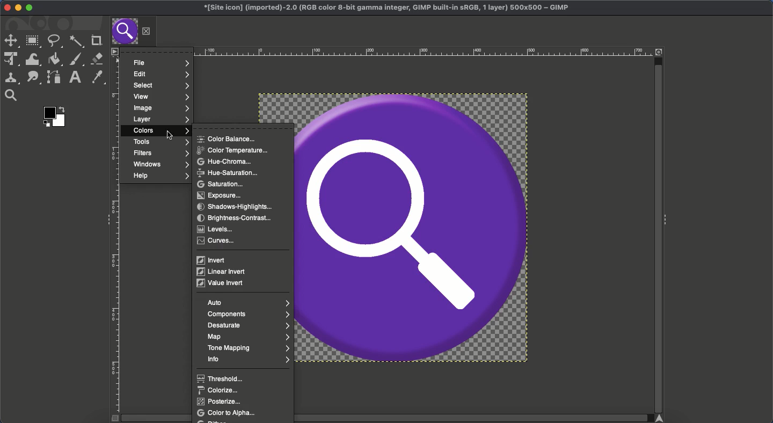  I want to click on Color to alpha, so click(229, 413).